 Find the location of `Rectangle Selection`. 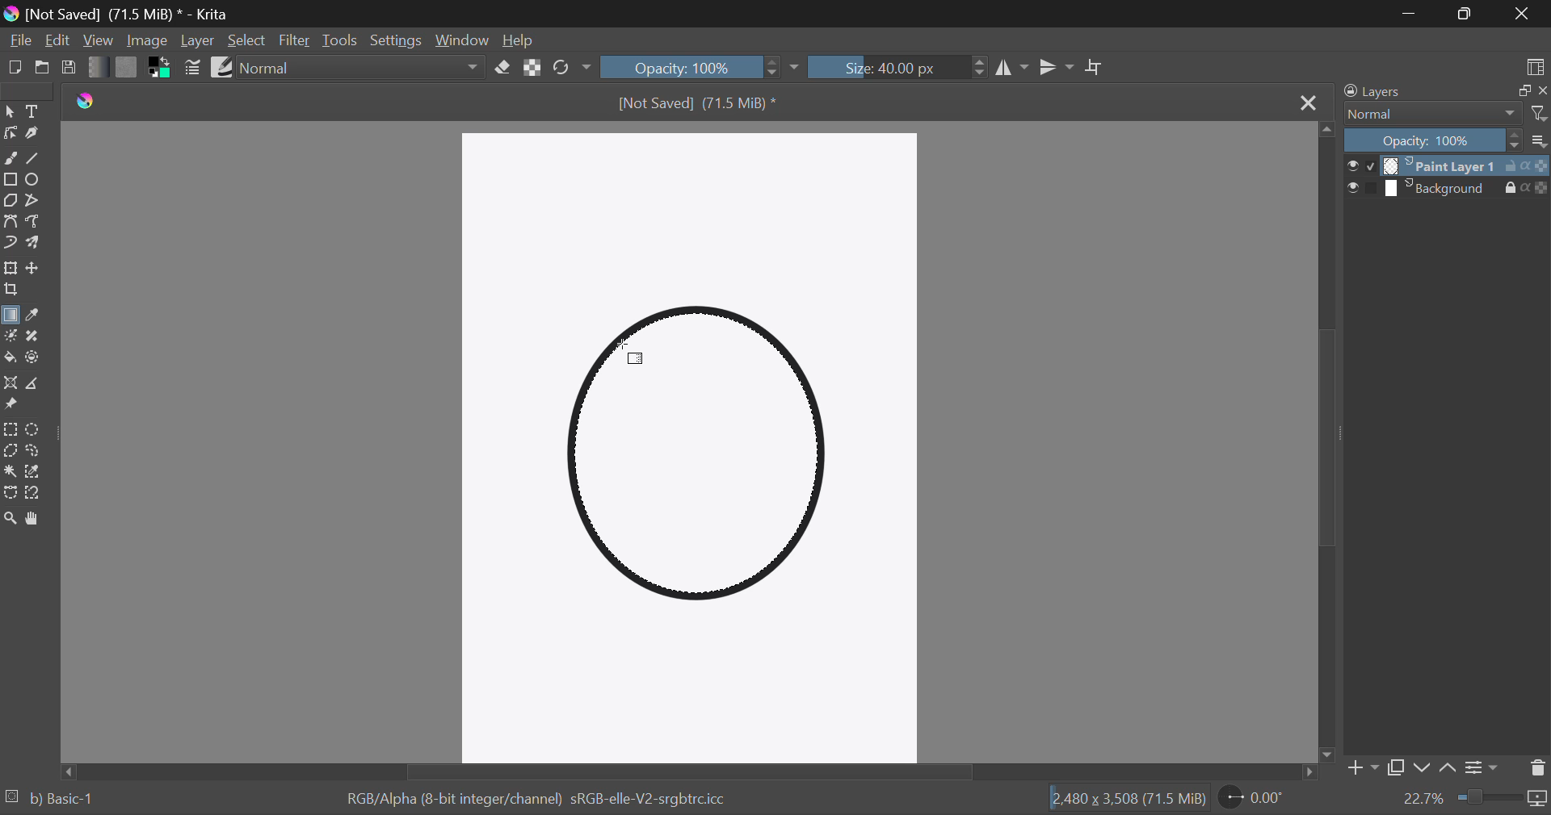

Rectangle Selection is located at coordinates (13, 428).